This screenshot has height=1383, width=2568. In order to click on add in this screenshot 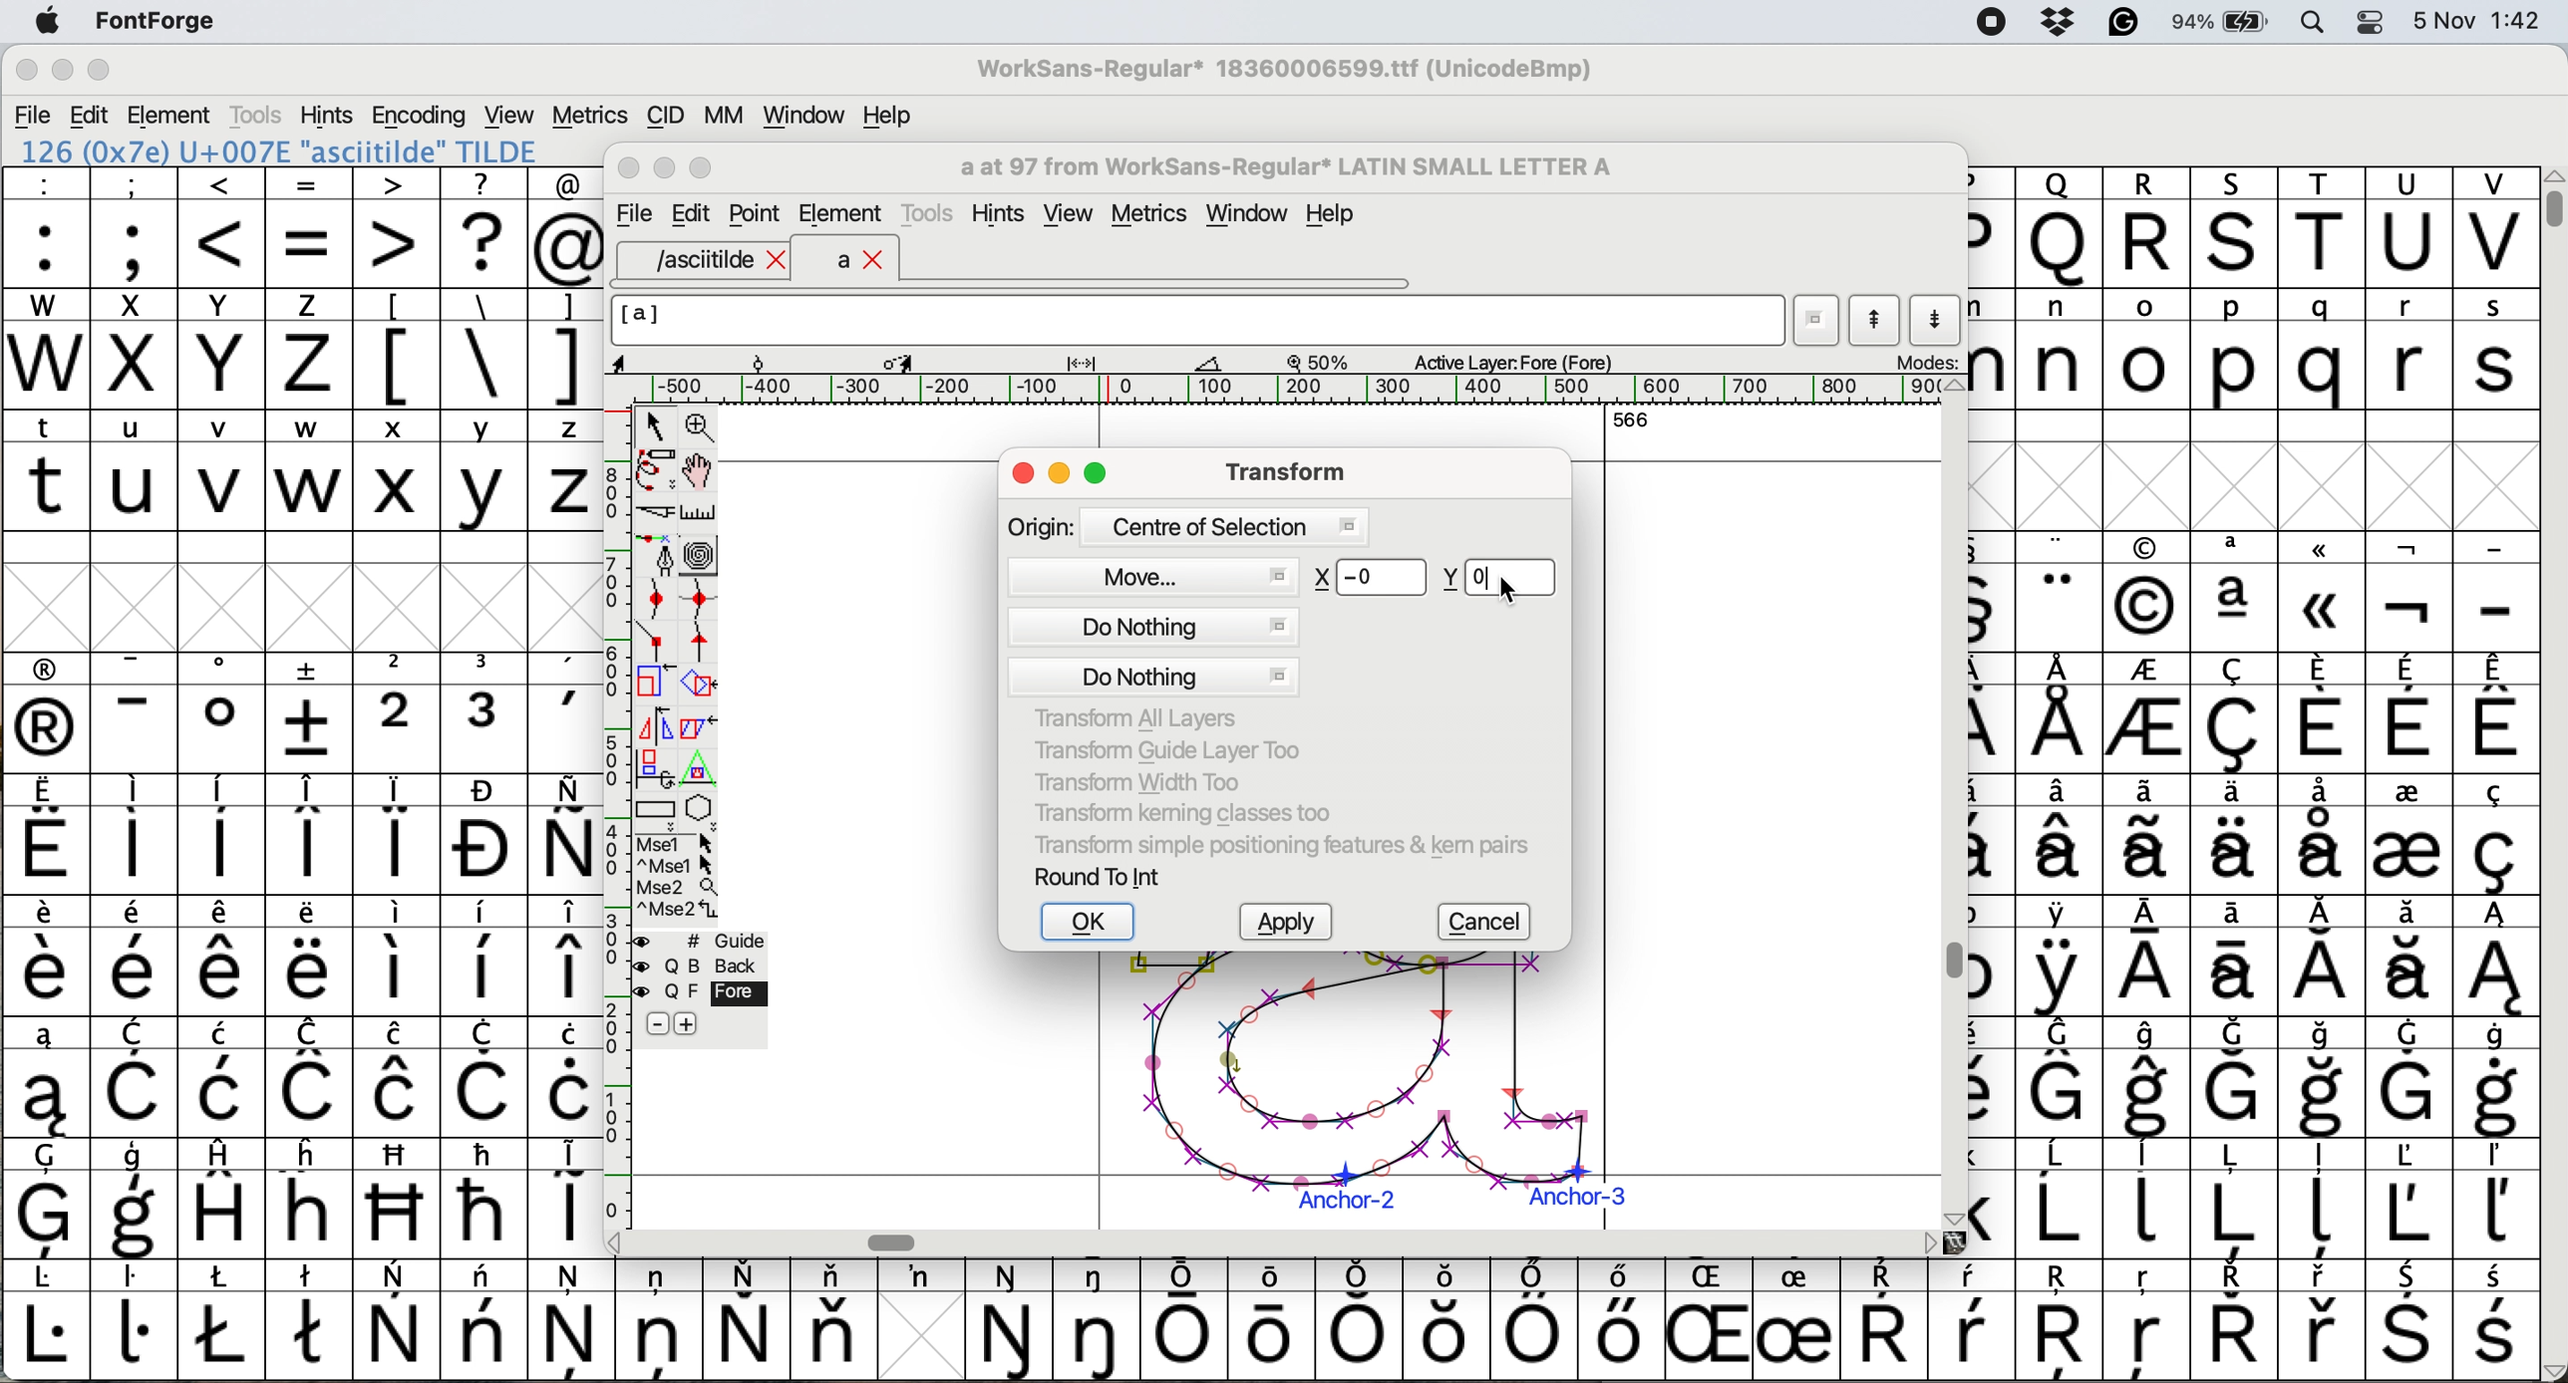, I will do `click(689, 1023)`.